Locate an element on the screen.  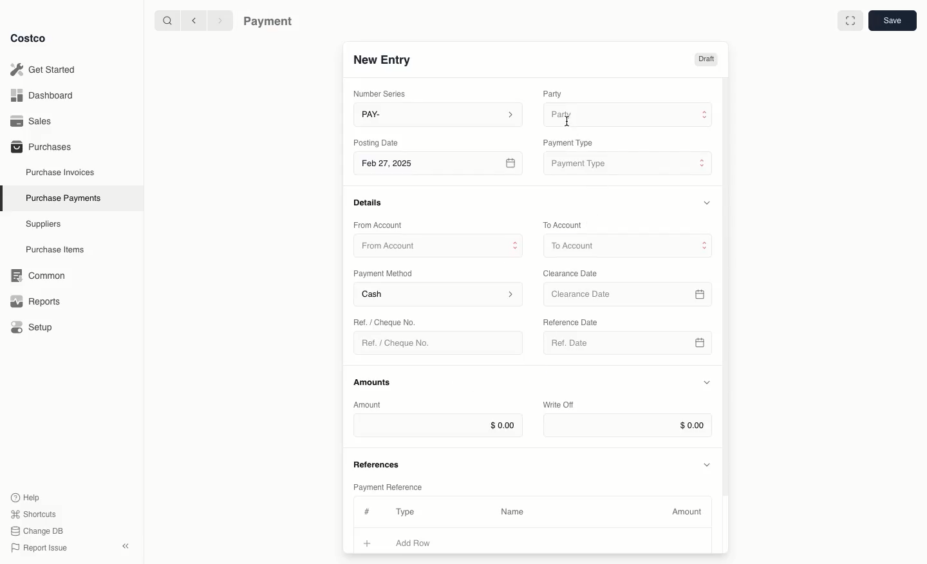
Cash is located at coordinates (439, 295).